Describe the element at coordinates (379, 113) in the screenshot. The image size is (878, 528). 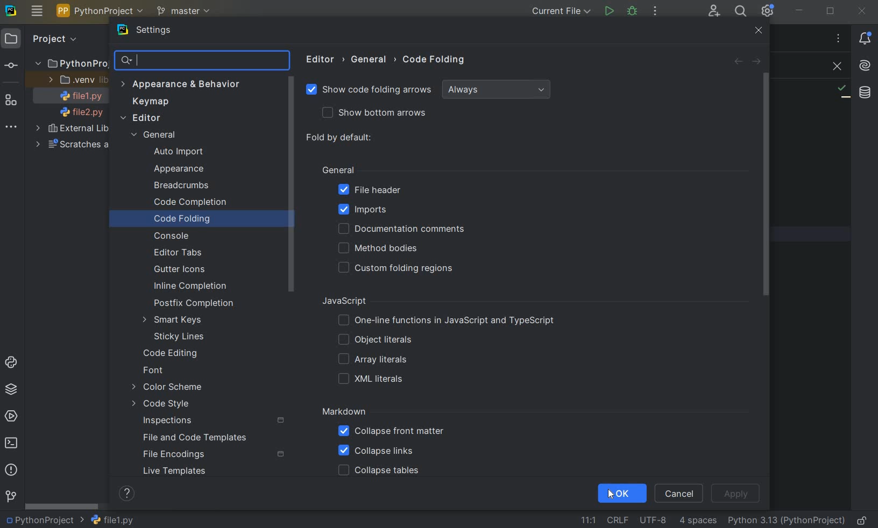
I see `SHOW BUTTON ARROWS` at that location.